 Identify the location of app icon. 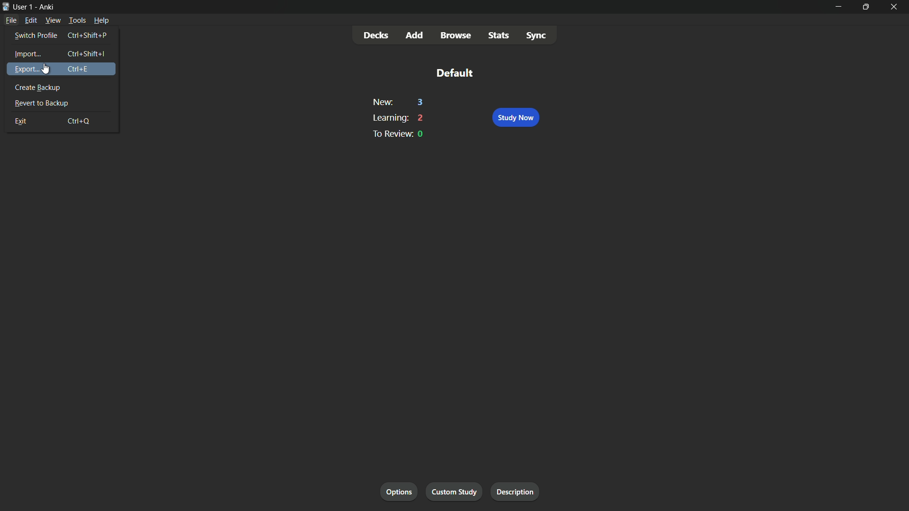
(6, 7).